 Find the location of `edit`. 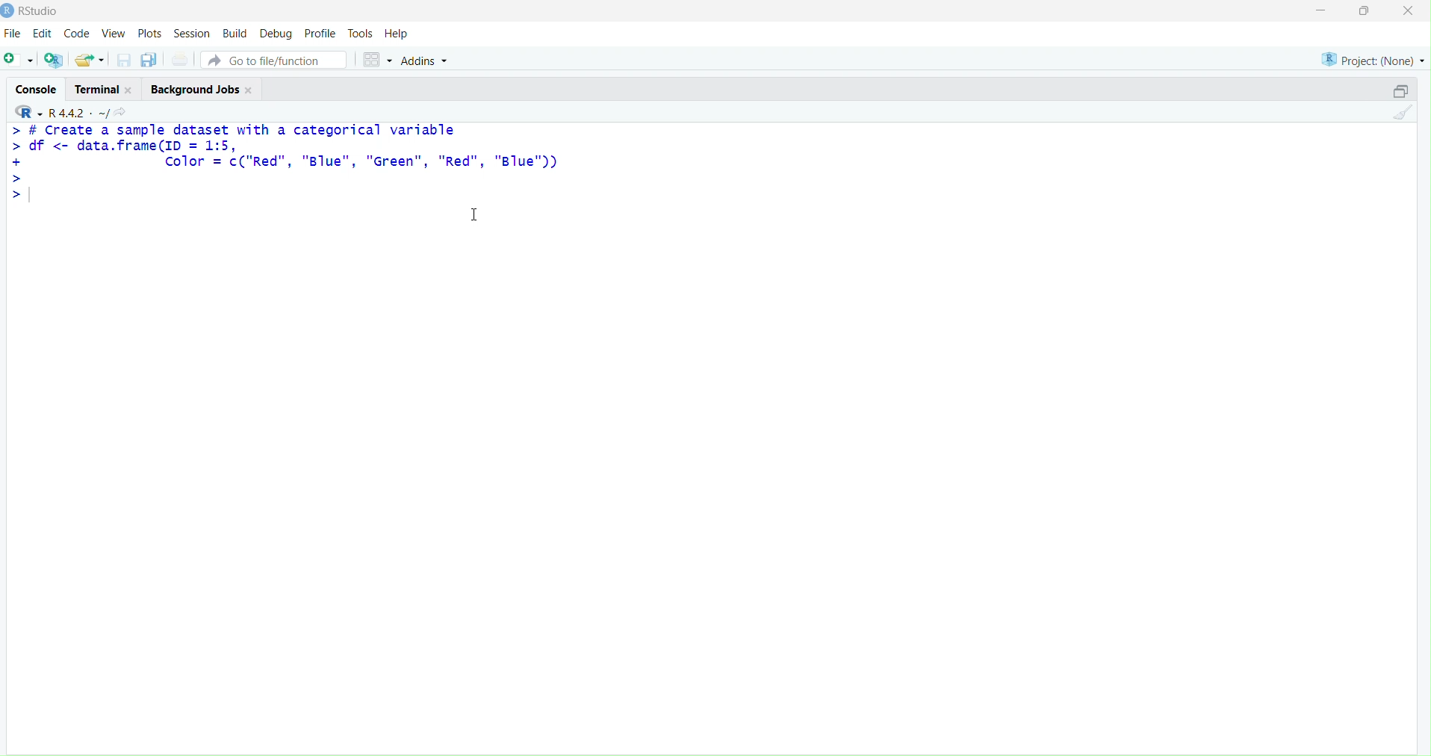

edit is located at coordinates (43, 33).